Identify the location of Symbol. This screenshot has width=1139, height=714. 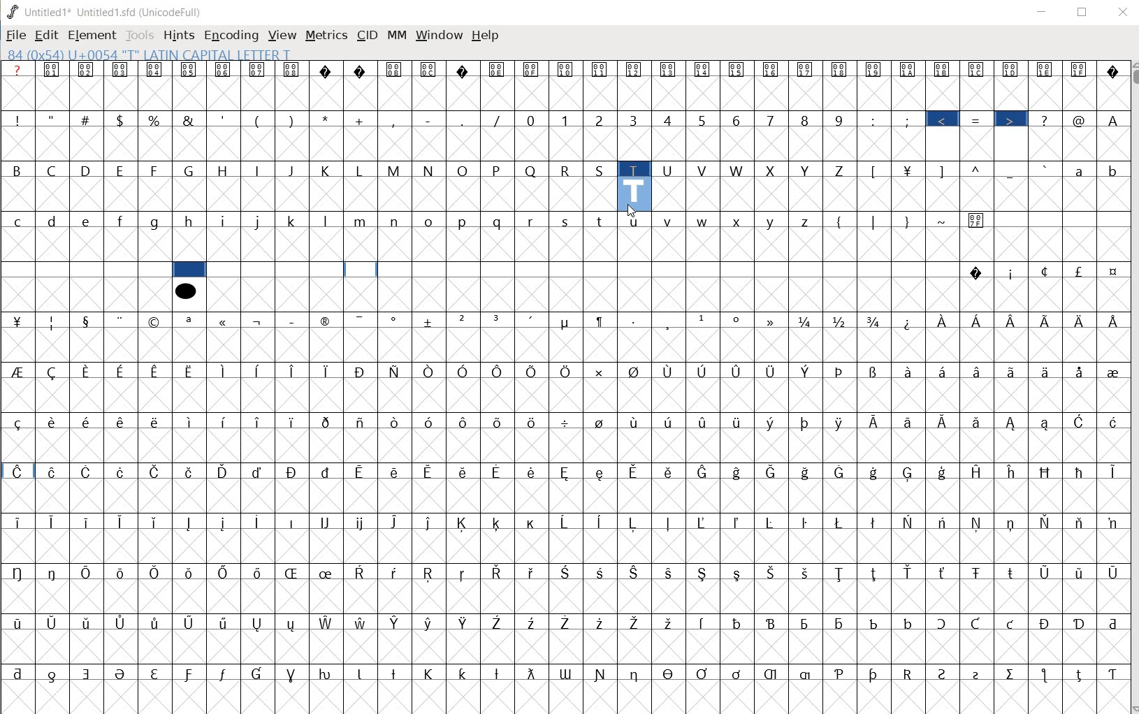
(703, 421).